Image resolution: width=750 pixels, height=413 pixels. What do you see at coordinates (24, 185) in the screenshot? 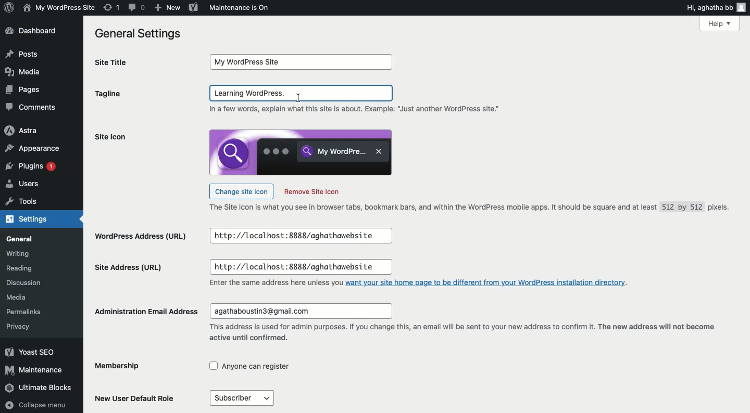
I see `Users` at bounding box center [24, 185].